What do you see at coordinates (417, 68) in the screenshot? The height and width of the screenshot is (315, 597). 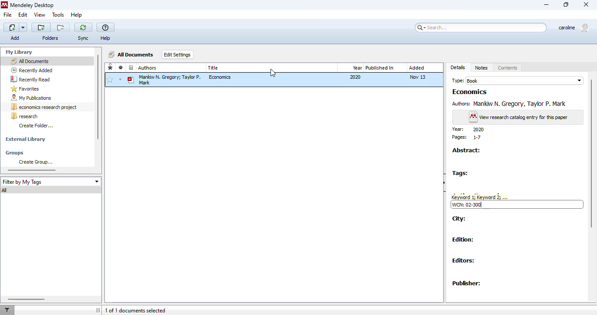 I see `added` at bounding box center [417, 68].